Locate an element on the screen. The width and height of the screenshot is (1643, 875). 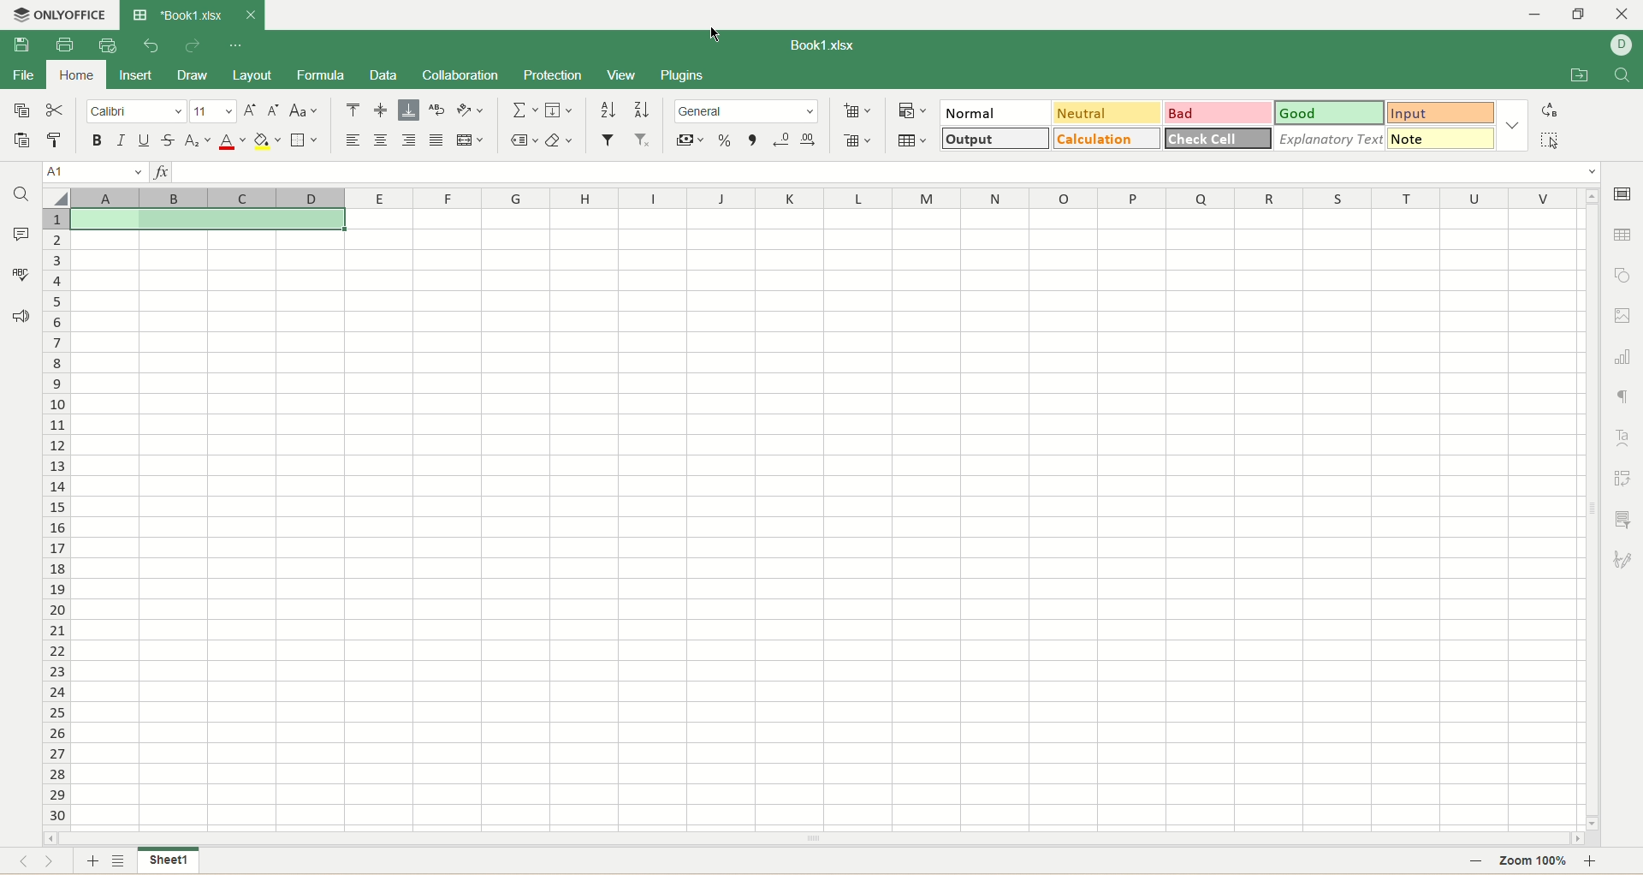
vertical scroll bar is located at coordinates (1590, 508).